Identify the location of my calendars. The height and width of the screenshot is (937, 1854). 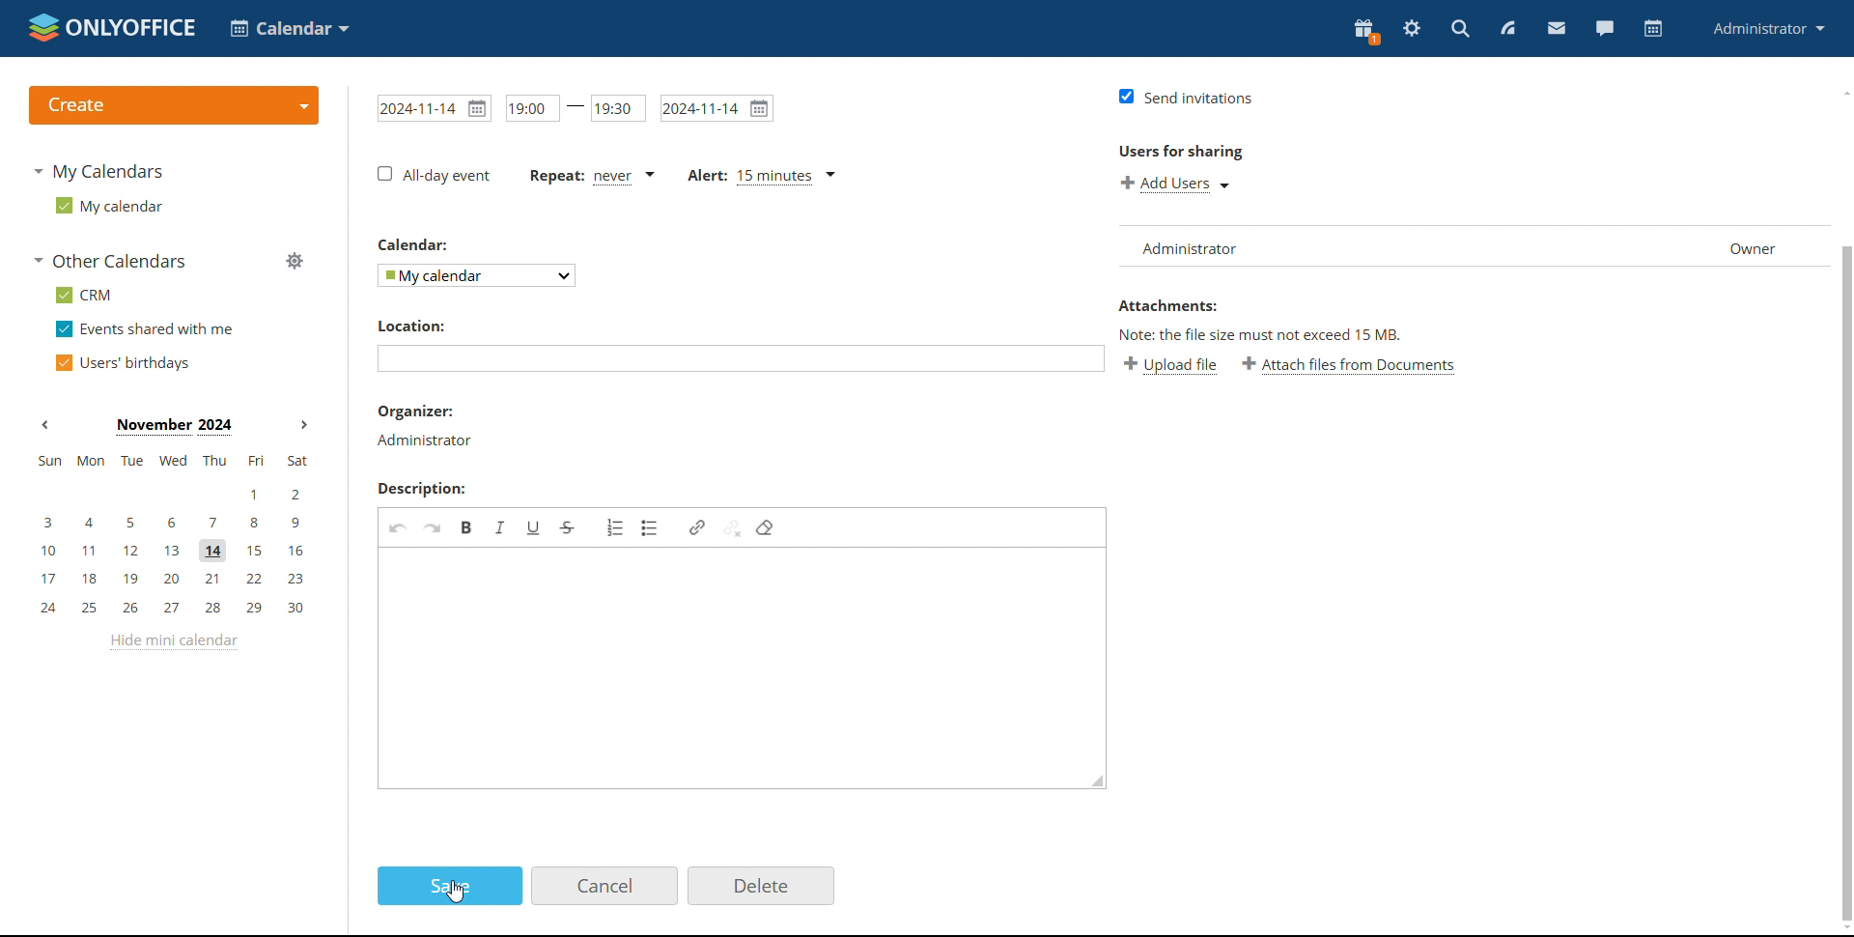
(98, 170).